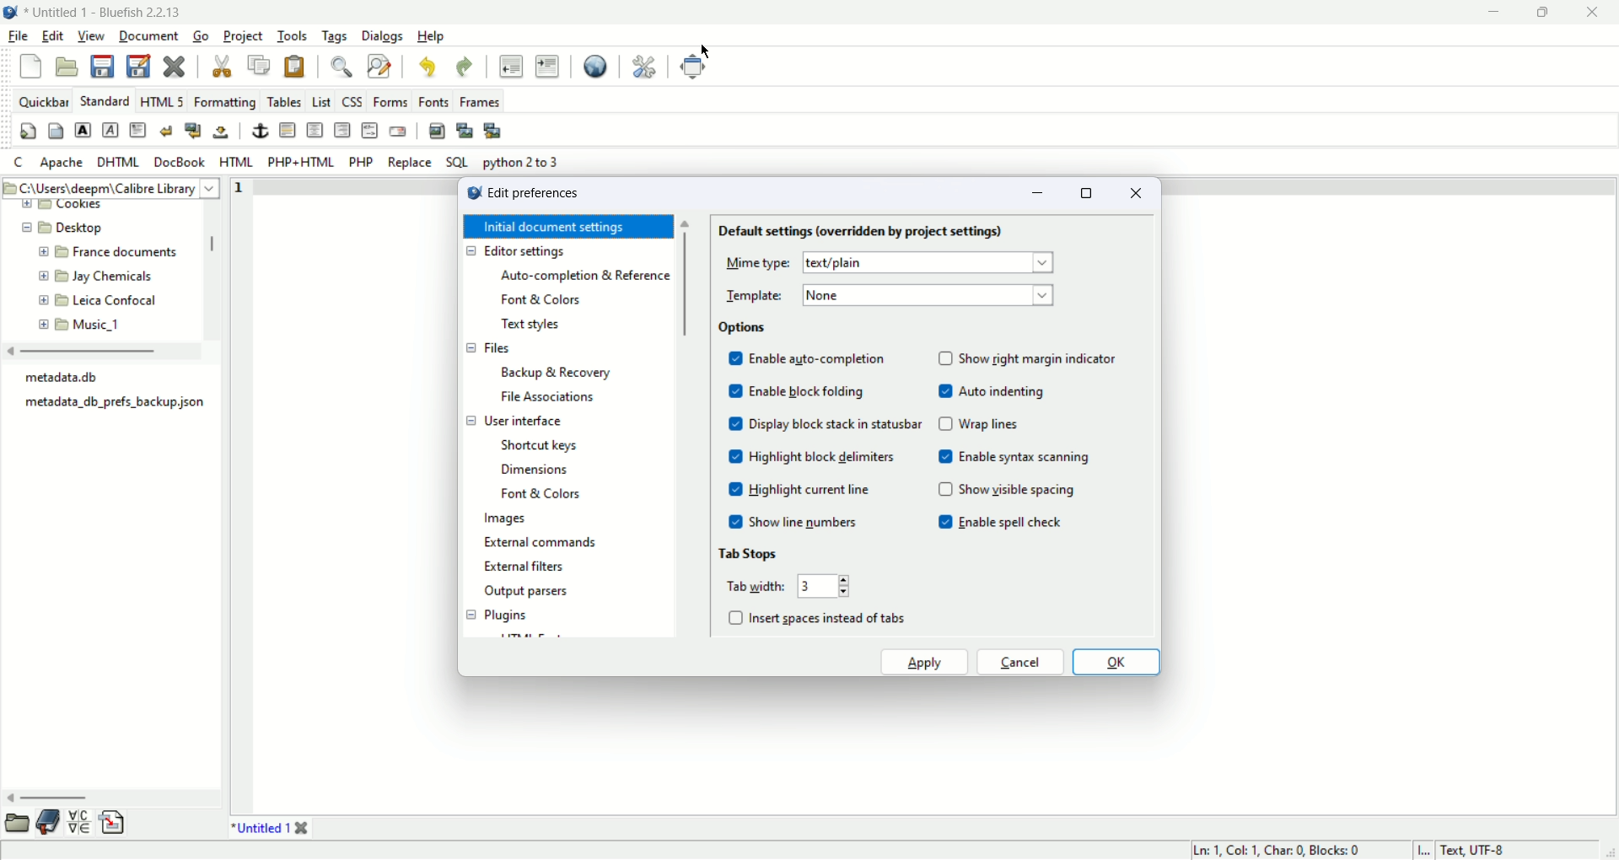 This screenshot has height=860, width=1619. What do you see at coordinates (1478, 849) in the screenshot?
I see `Text,UTF-8` at bounding box center [1478, 849].